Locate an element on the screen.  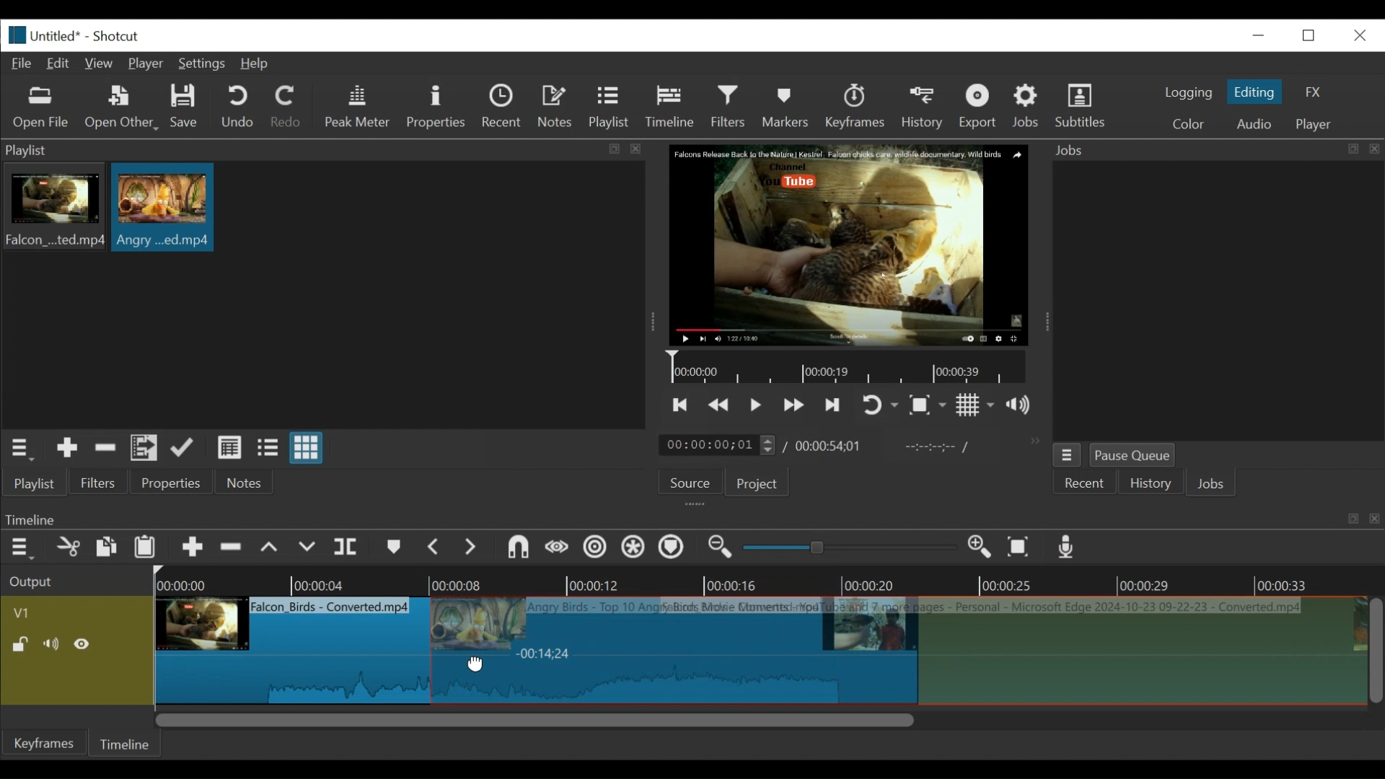
copy is located at coordinates (107, 549).